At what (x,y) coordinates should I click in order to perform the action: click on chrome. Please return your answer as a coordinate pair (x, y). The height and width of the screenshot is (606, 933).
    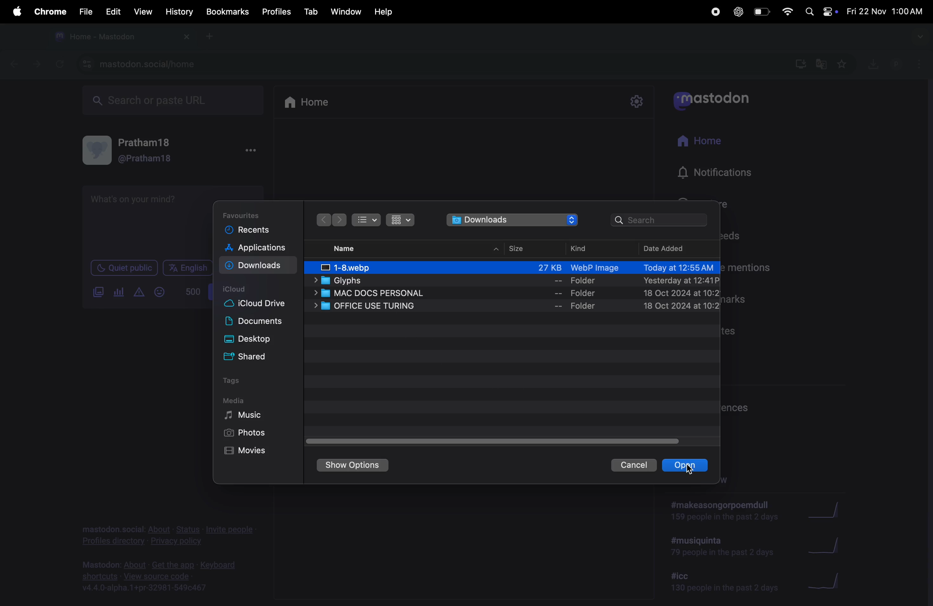
    Looking at the image, I should click on (50, 12).